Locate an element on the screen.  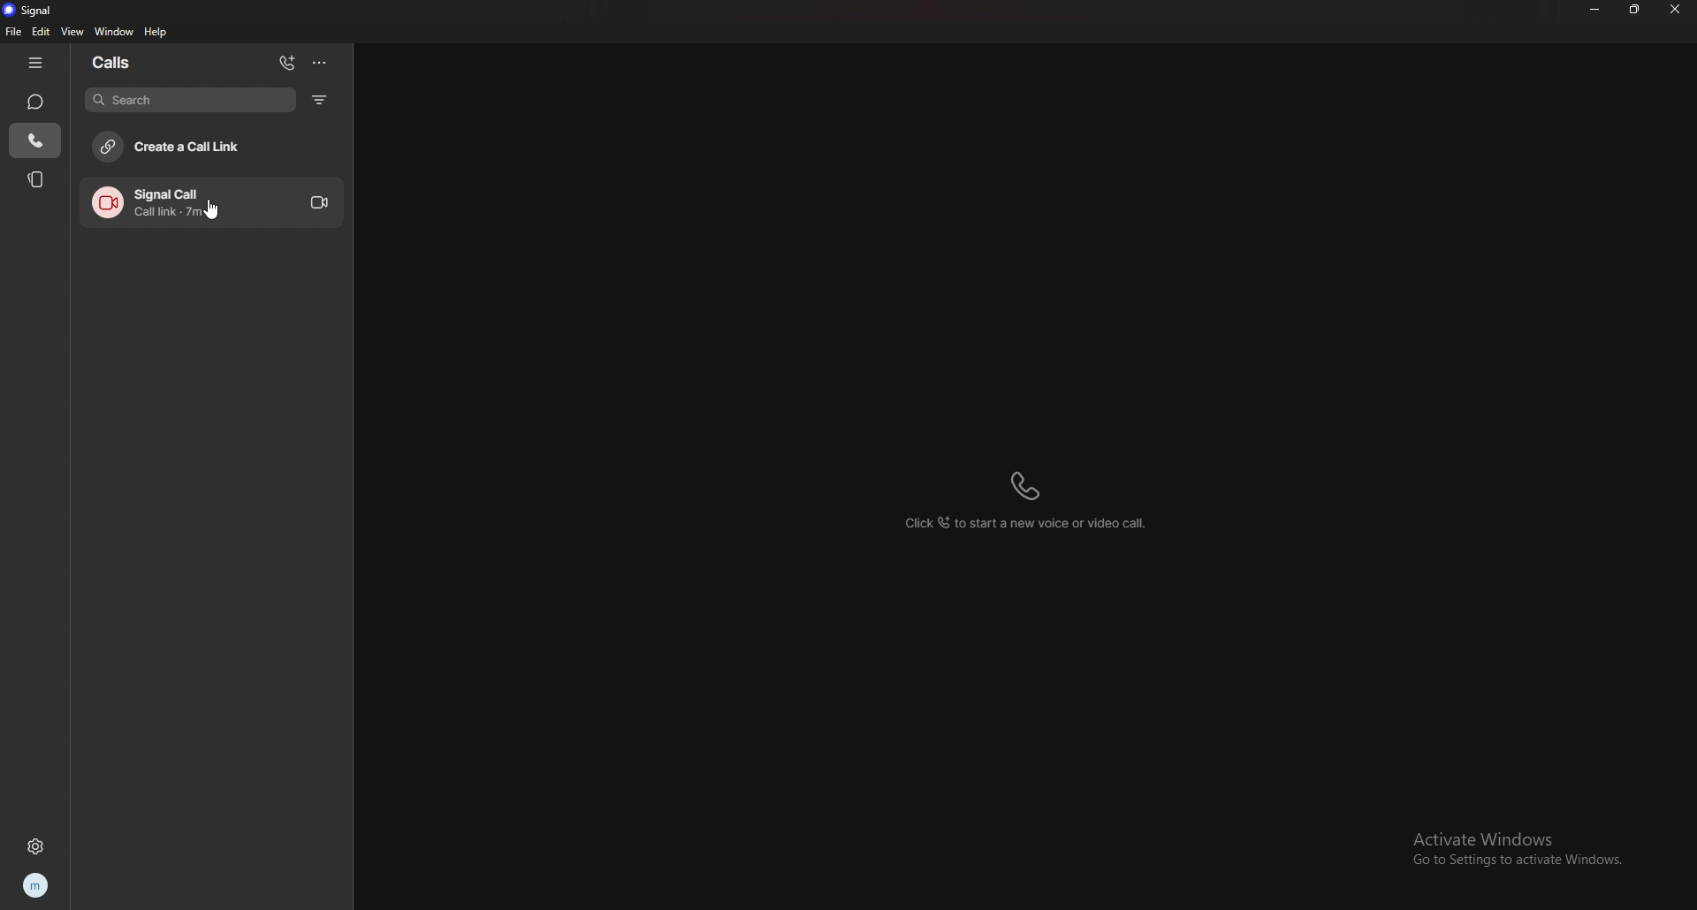
search is located at coordinates (189, 99).